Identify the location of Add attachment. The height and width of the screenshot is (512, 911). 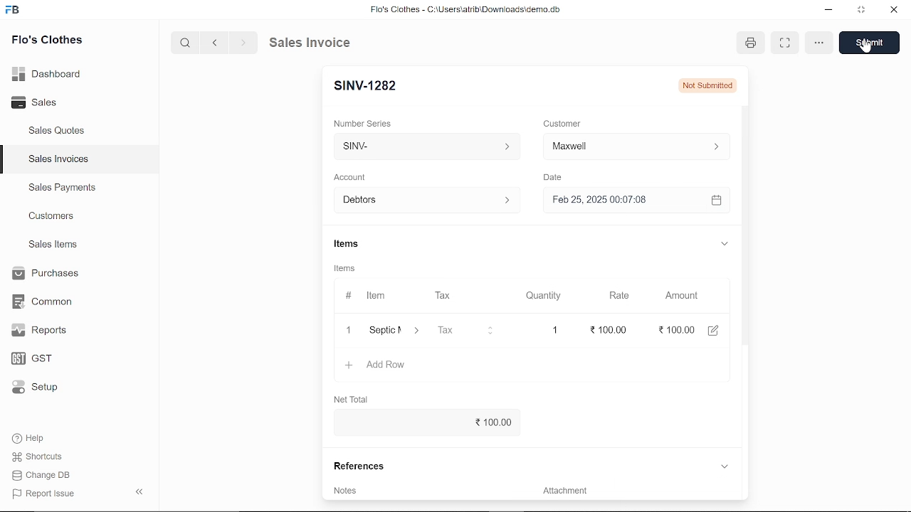
(631, 493).